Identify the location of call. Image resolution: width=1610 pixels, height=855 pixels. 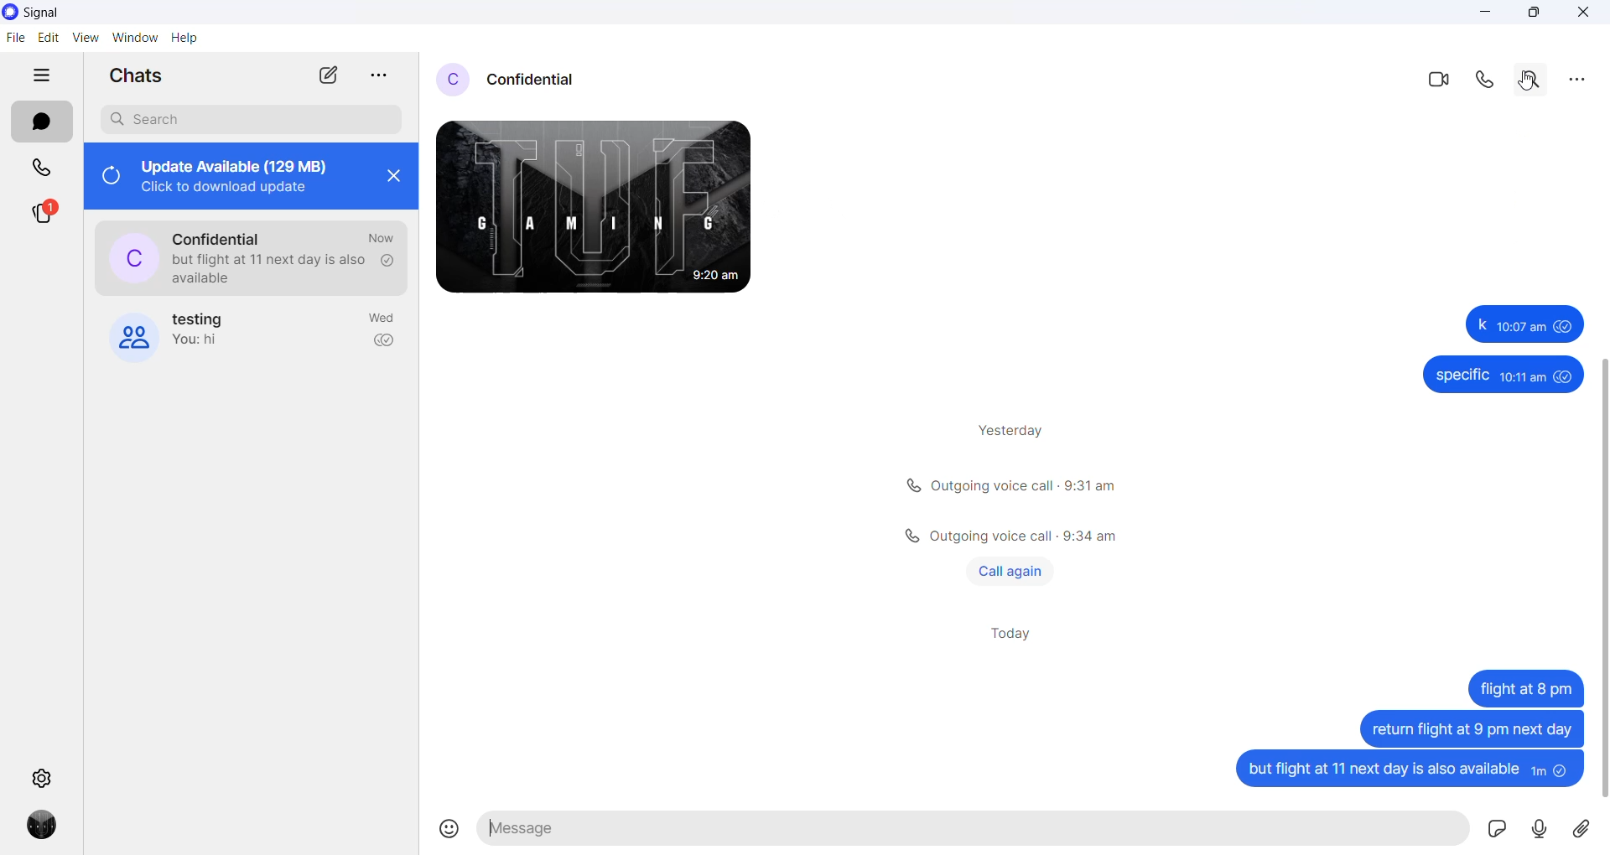
(1490, 80).